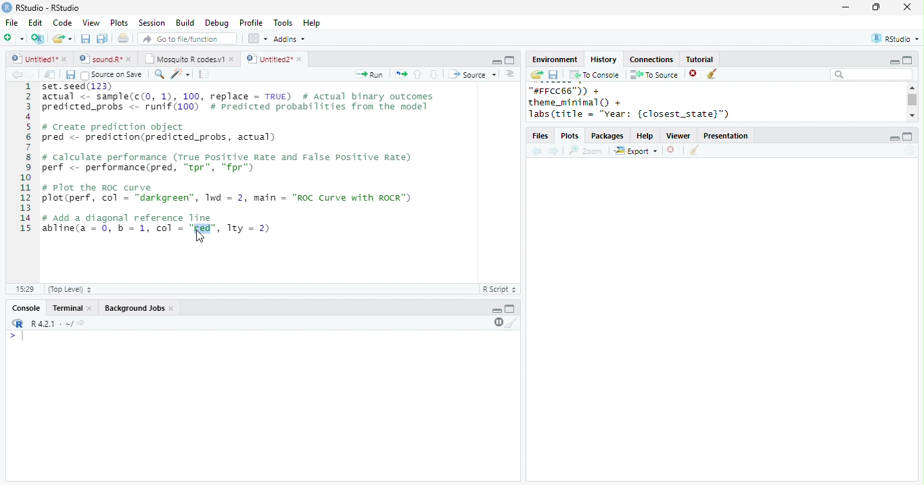 The image size is (924, 485). Describe the element at coordinates (120, 22) in the screenshot. I see `Plots` at that location.